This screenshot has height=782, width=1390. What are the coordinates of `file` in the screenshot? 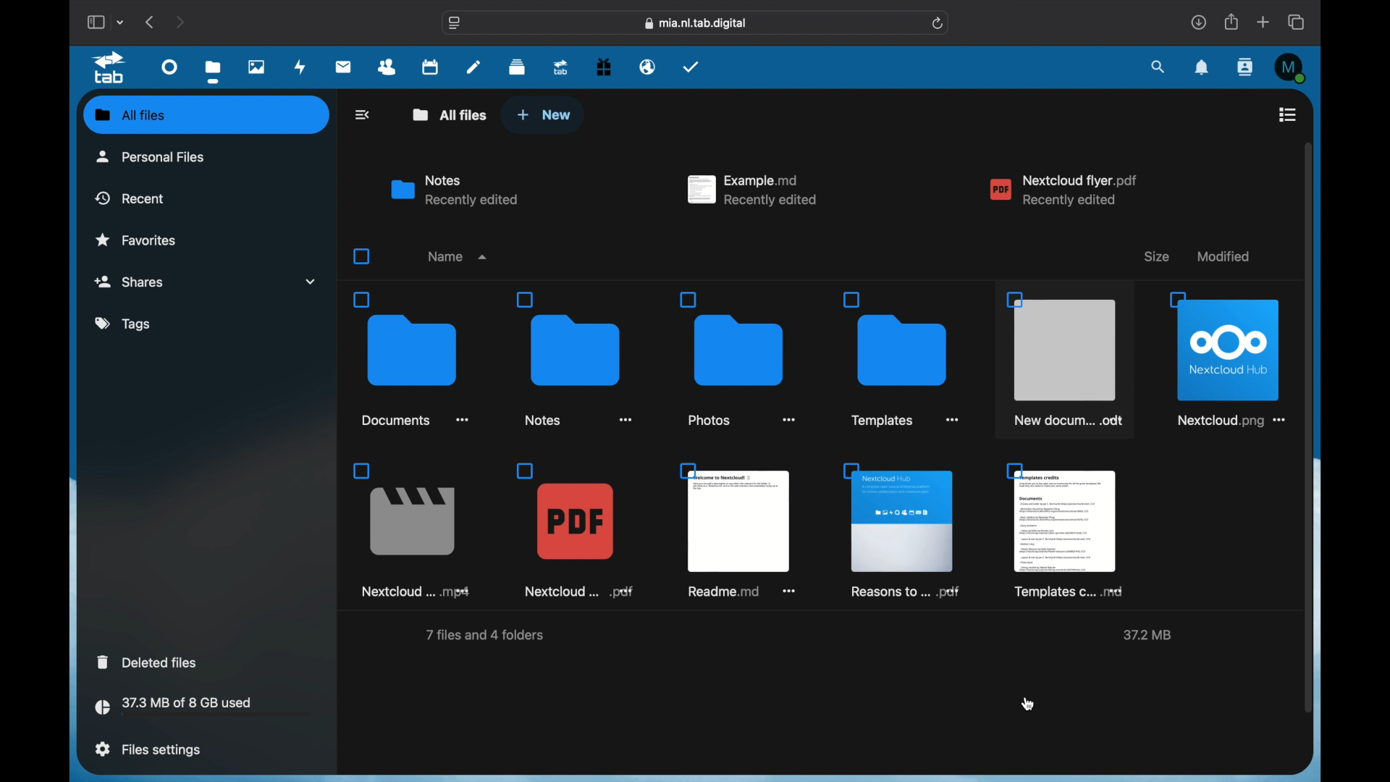 It's located at (574, 531).